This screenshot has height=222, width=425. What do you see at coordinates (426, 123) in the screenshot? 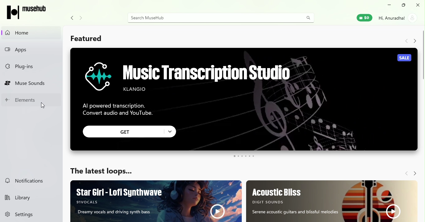
I see `Scroll bar` at bounding box center [426, 123].